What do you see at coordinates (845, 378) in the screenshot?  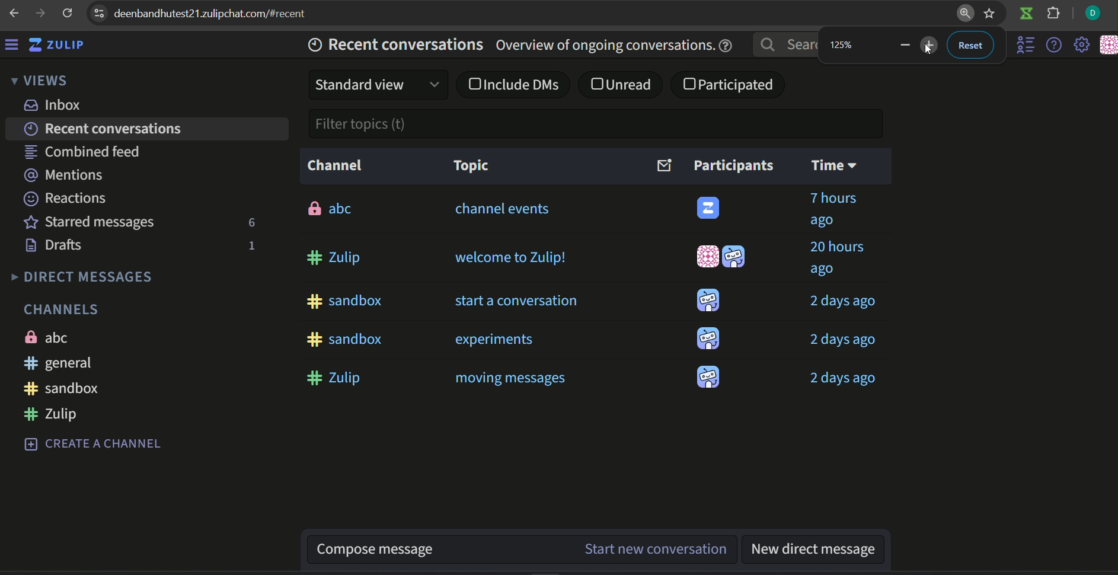 I see `2 days ago` at bounding box center [845, 378].